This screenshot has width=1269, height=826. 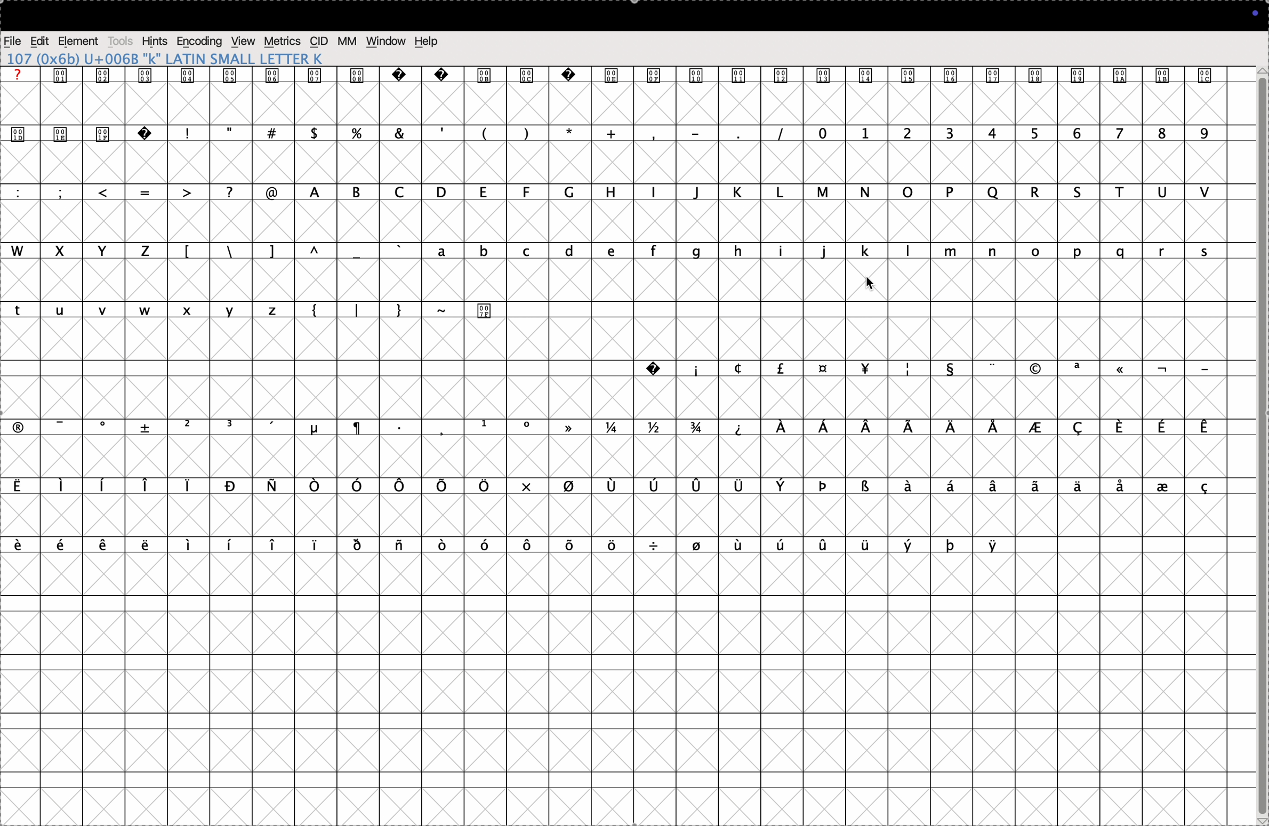 I want to click on C, so click(x=1079, y=426).